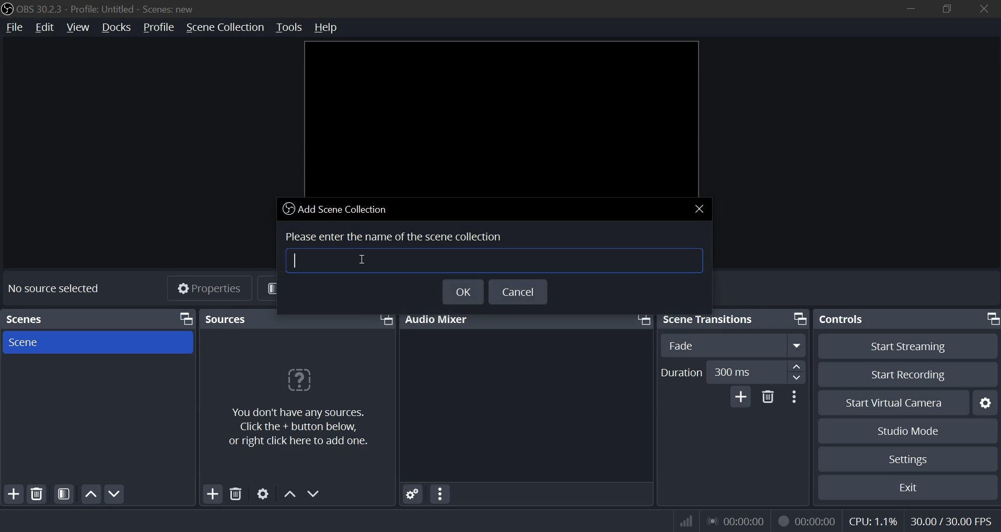 The image size is (1001, 532). Describe the element at coordinates (500, 118) in the screenshot. I see `workspace` at that location.